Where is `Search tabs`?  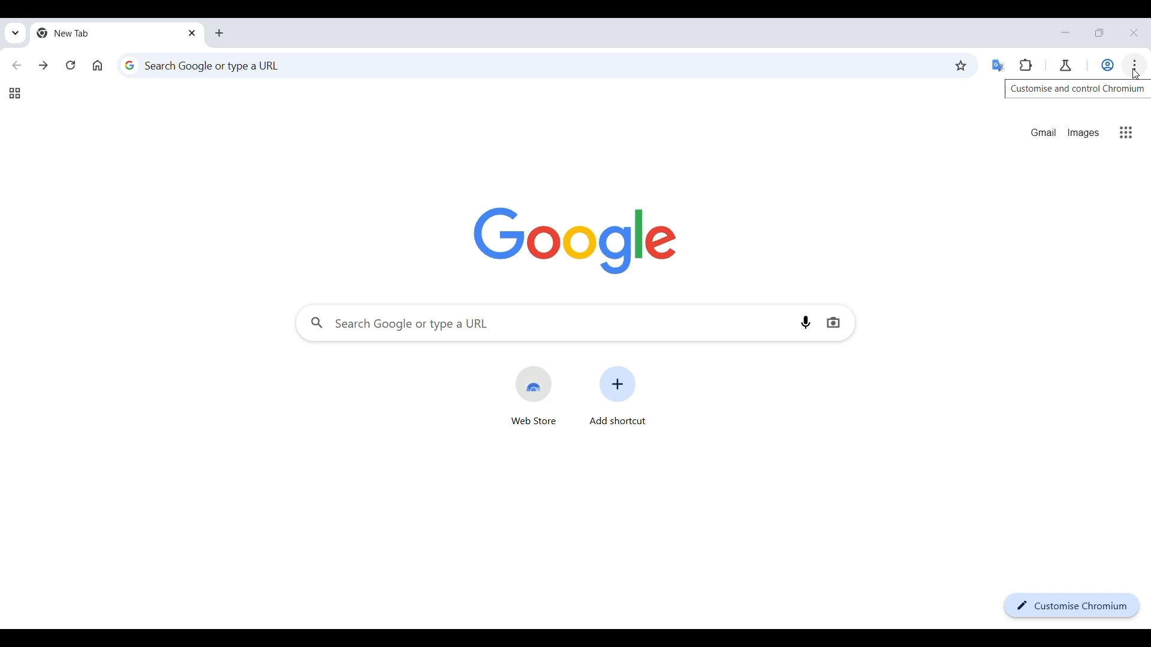
Search tabs is located at coordinates (16, 33).